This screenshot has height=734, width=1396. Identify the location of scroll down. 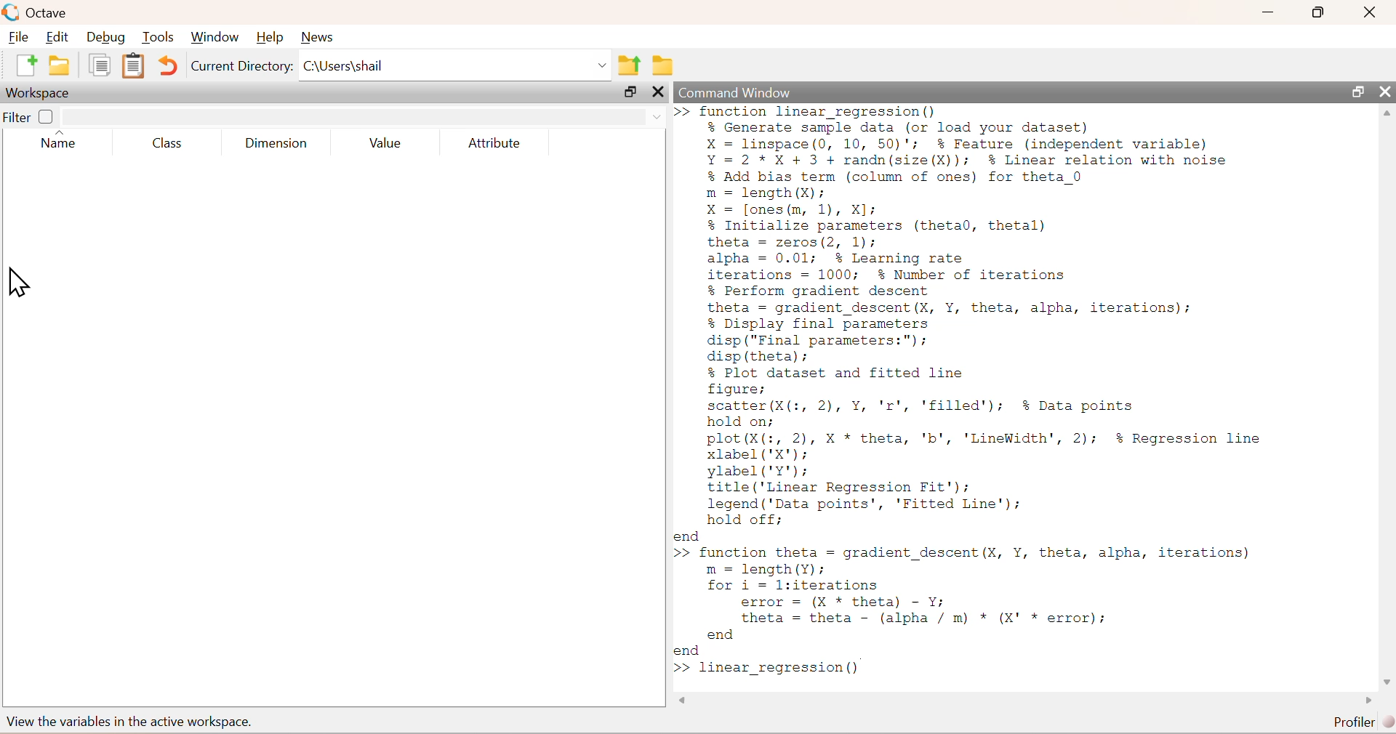
(1385, 682).